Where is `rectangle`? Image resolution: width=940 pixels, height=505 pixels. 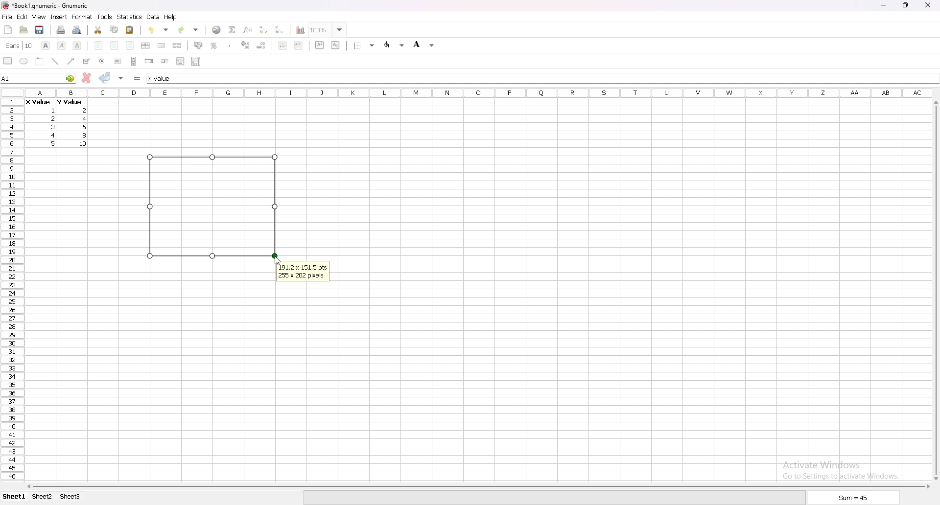
rectangle is located at coordinates (8, 60).